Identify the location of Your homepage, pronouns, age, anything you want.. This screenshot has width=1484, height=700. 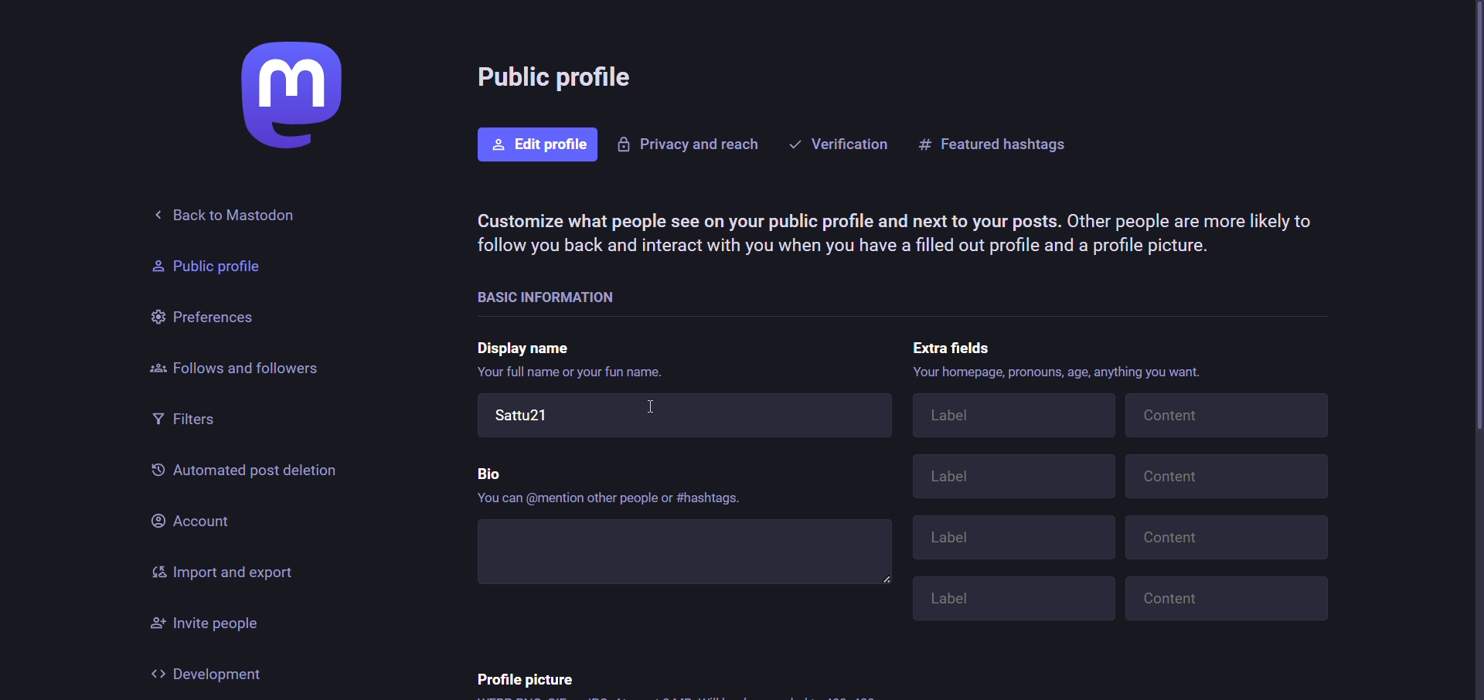
(1052, 372).